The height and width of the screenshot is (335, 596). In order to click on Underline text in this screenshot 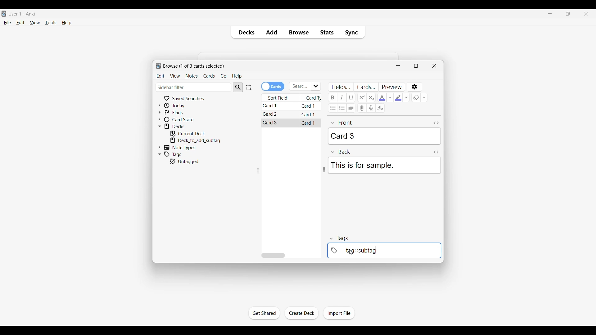, I will do `click(351, 97)`.